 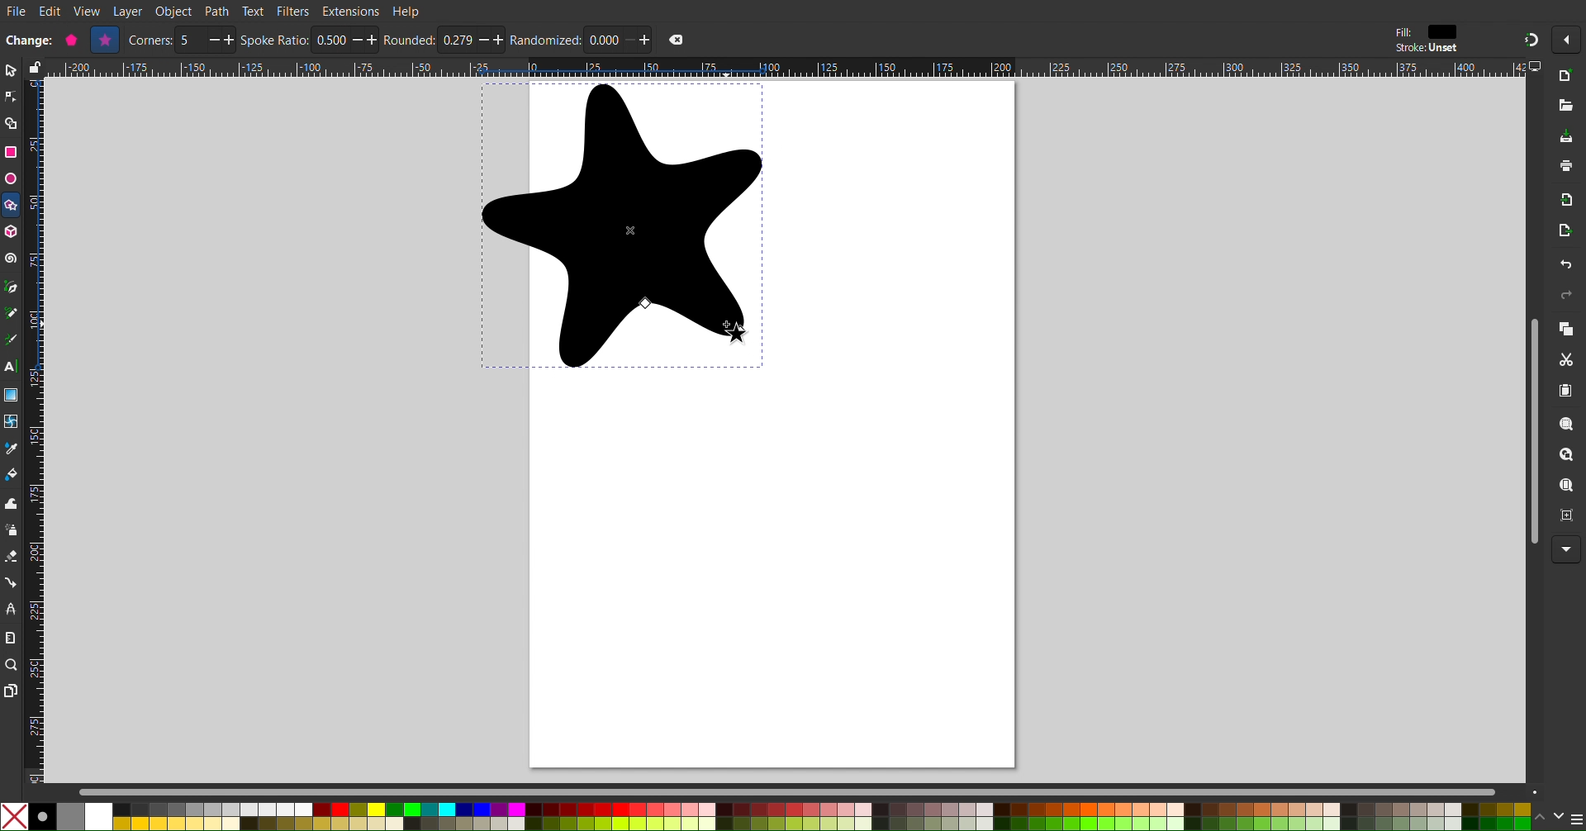 I want to click on Paste, so click(x=1567, y=392).